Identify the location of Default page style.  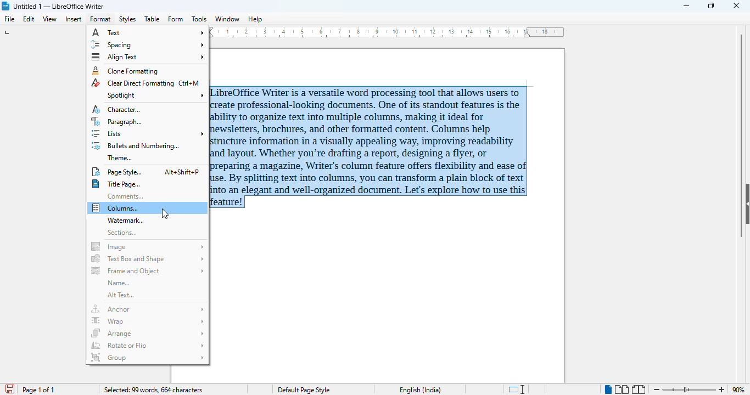
(306, 390).